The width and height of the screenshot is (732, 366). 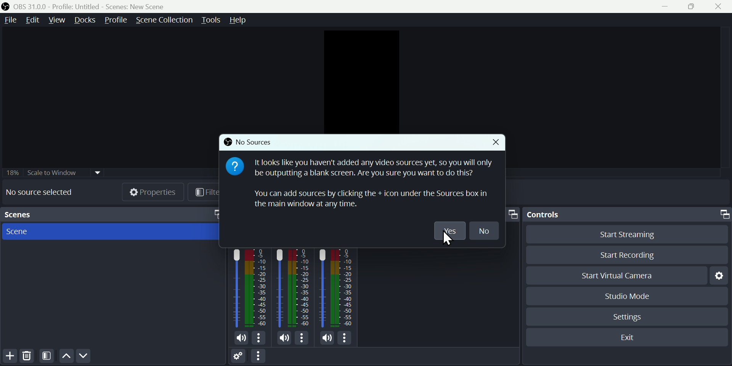 What do you see at coordinates (153, 191) in the screenshot?
I see `Properties` at bounding box center [153, 191].